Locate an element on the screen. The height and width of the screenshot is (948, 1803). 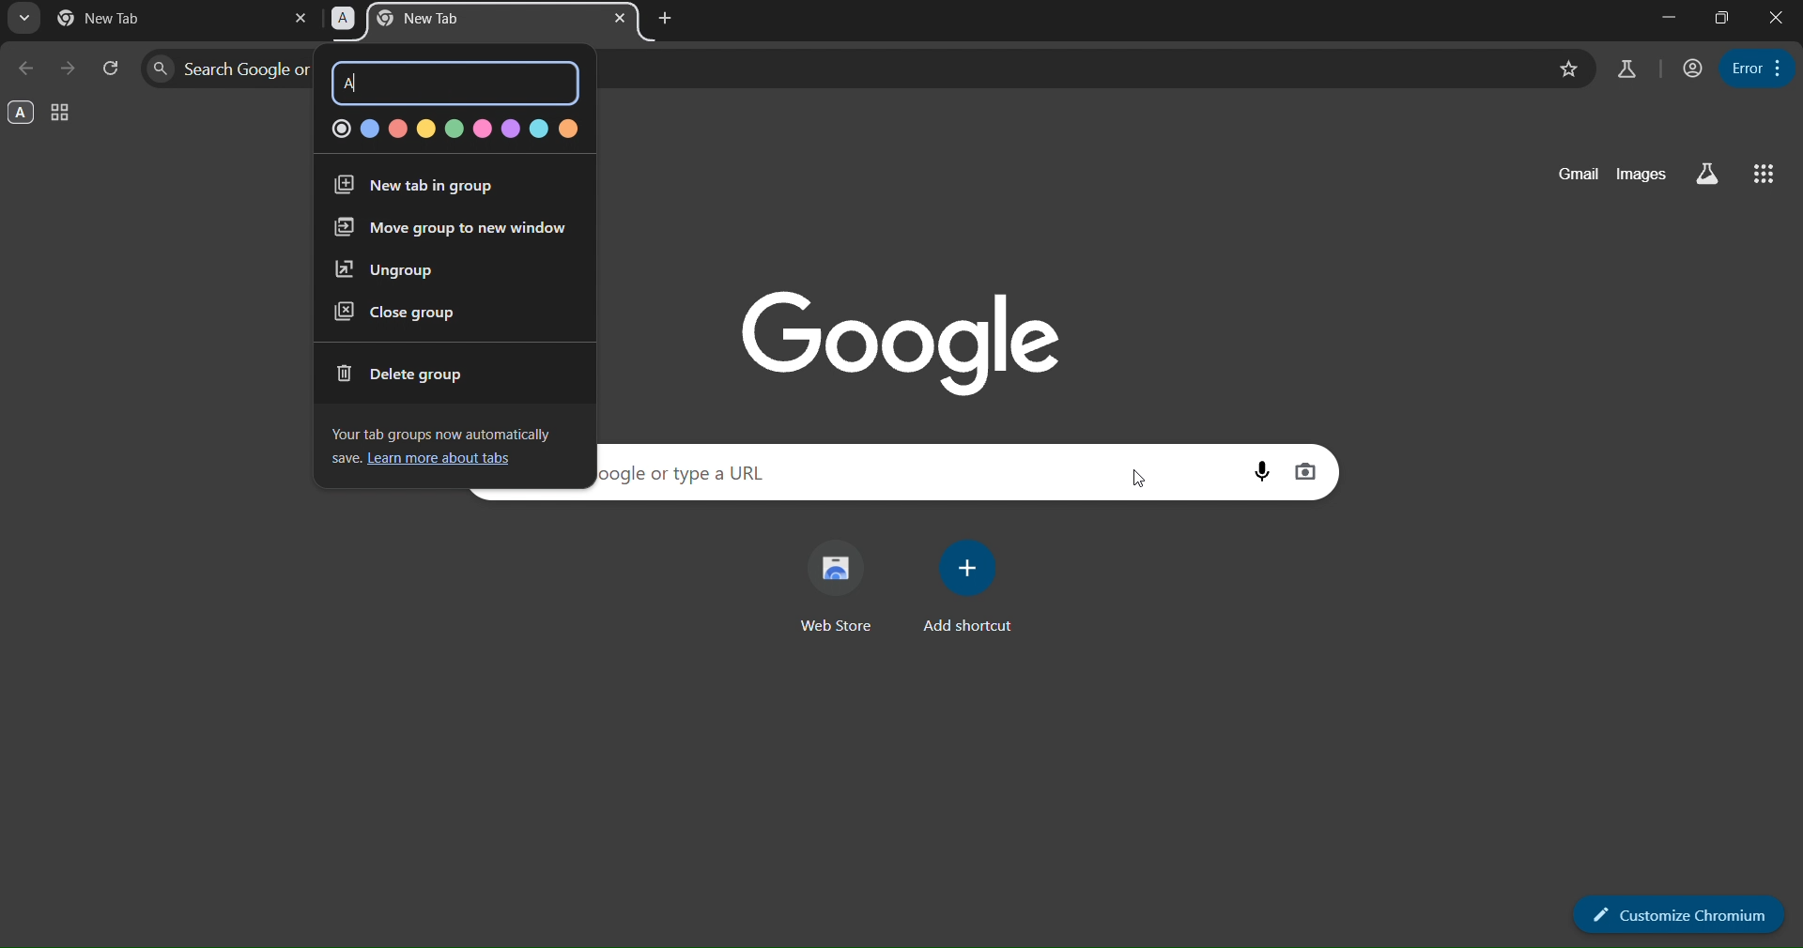
search tabs is located at coordinates (28, 21).